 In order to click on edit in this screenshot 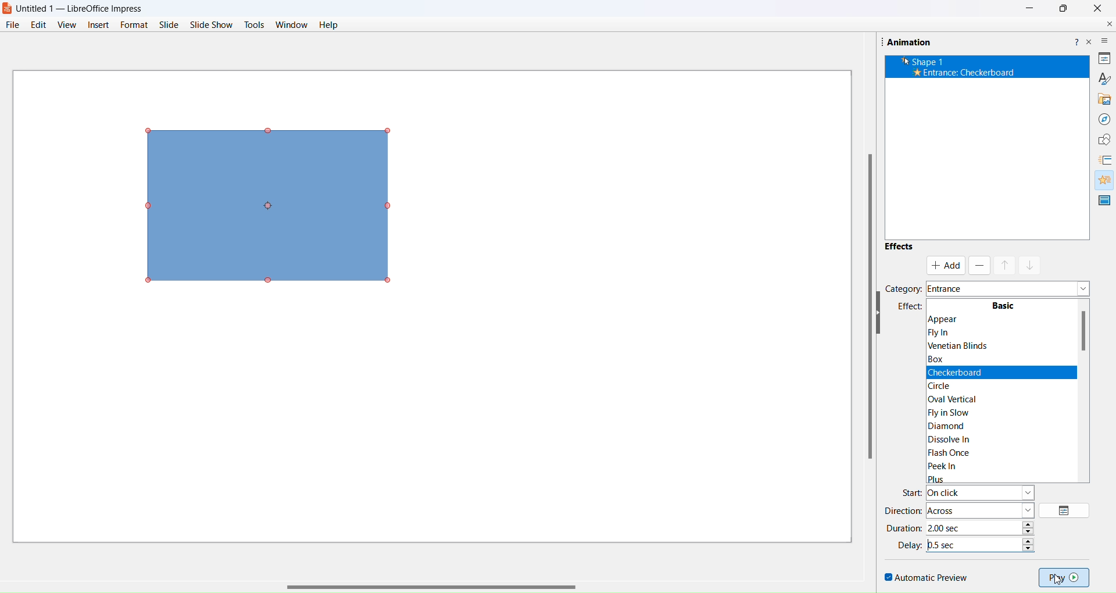, I will do `click(40, 24)`.